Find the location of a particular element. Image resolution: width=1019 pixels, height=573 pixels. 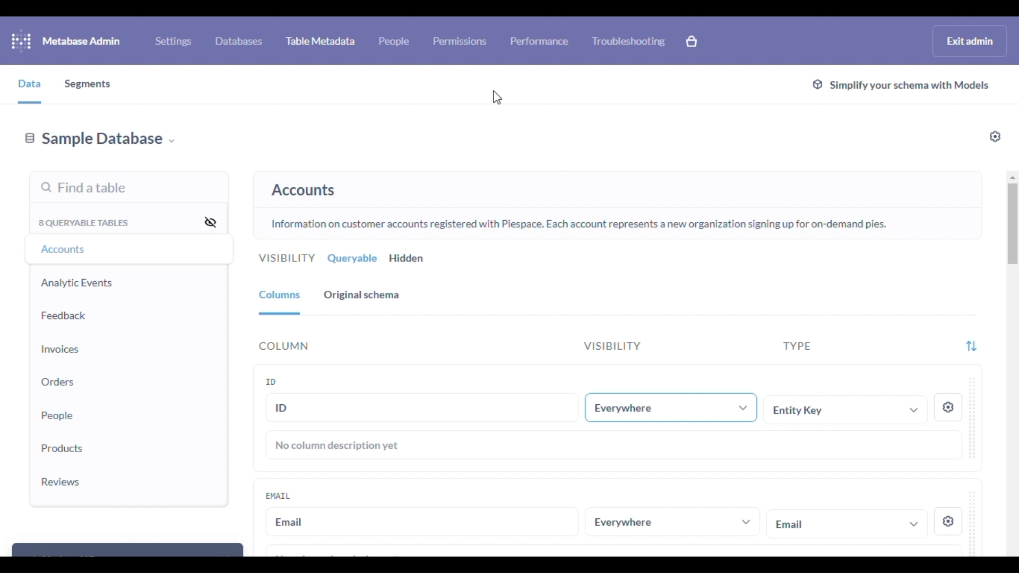

ID is located at coordinates (421, 407).